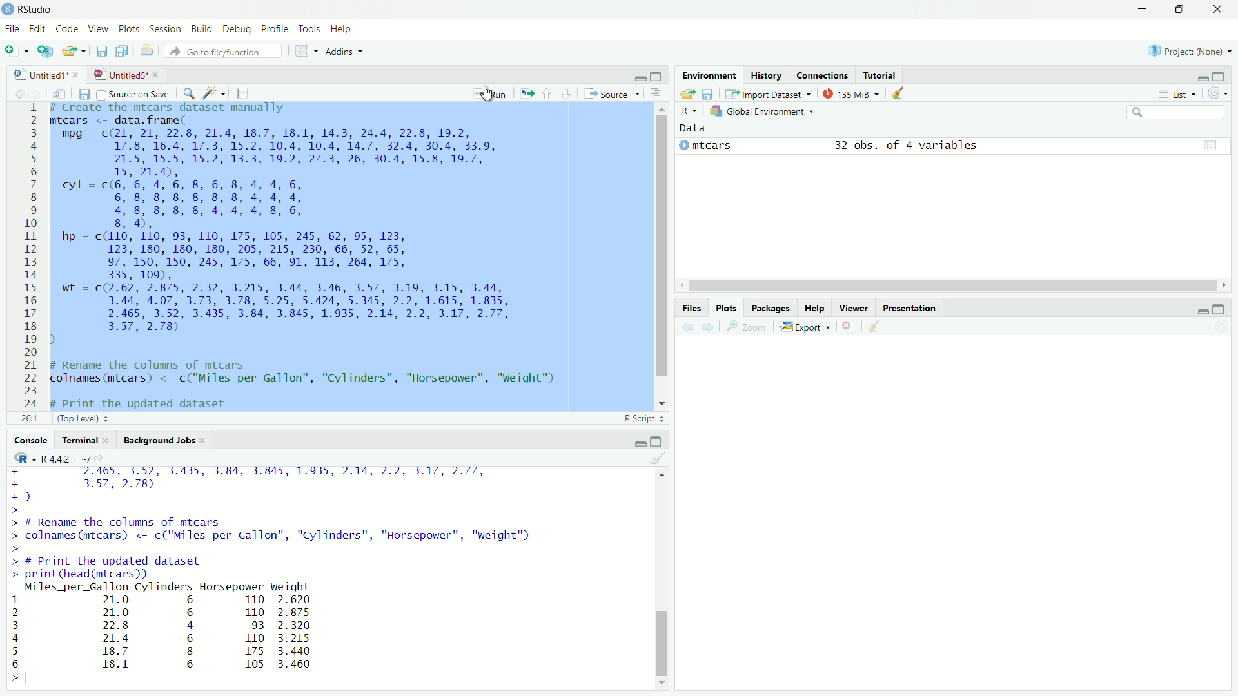 The height and width of the screenshot is (696, 1238). What do you see at coordinates (243, 91) in the screenshot?
I see `notes` at bounding box center [243, 91].